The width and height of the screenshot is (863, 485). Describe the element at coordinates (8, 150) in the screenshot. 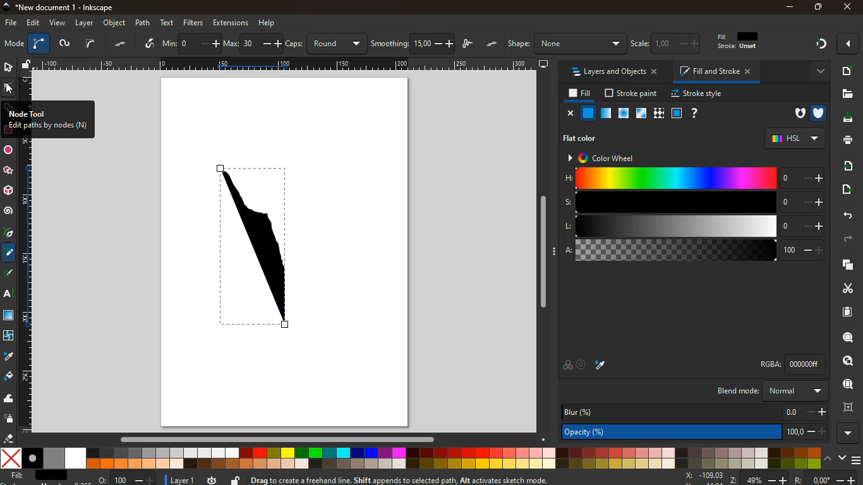

I see `circle` at that location.